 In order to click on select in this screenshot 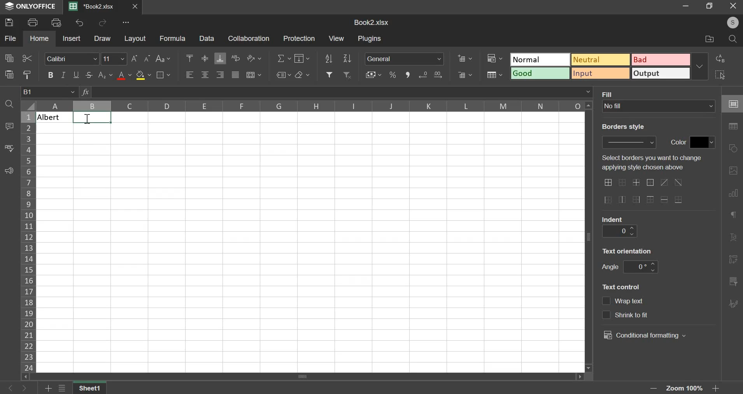, I will do `click(719, 75)`.